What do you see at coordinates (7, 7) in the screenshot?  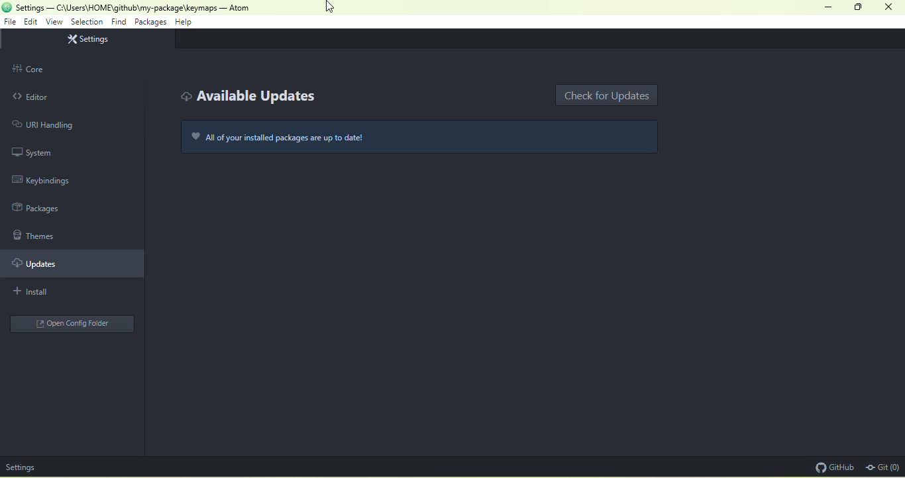 I see `icon` at bounding box center [7, 7].